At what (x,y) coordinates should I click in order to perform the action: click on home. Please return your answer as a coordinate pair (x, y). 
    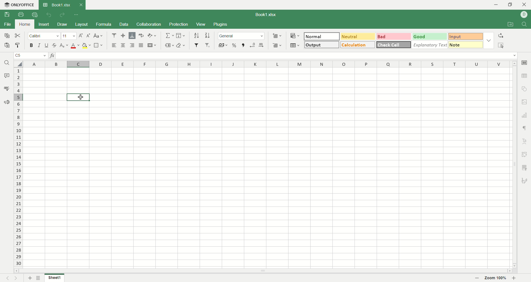
    Looking at the image, I should click on (25, 24).